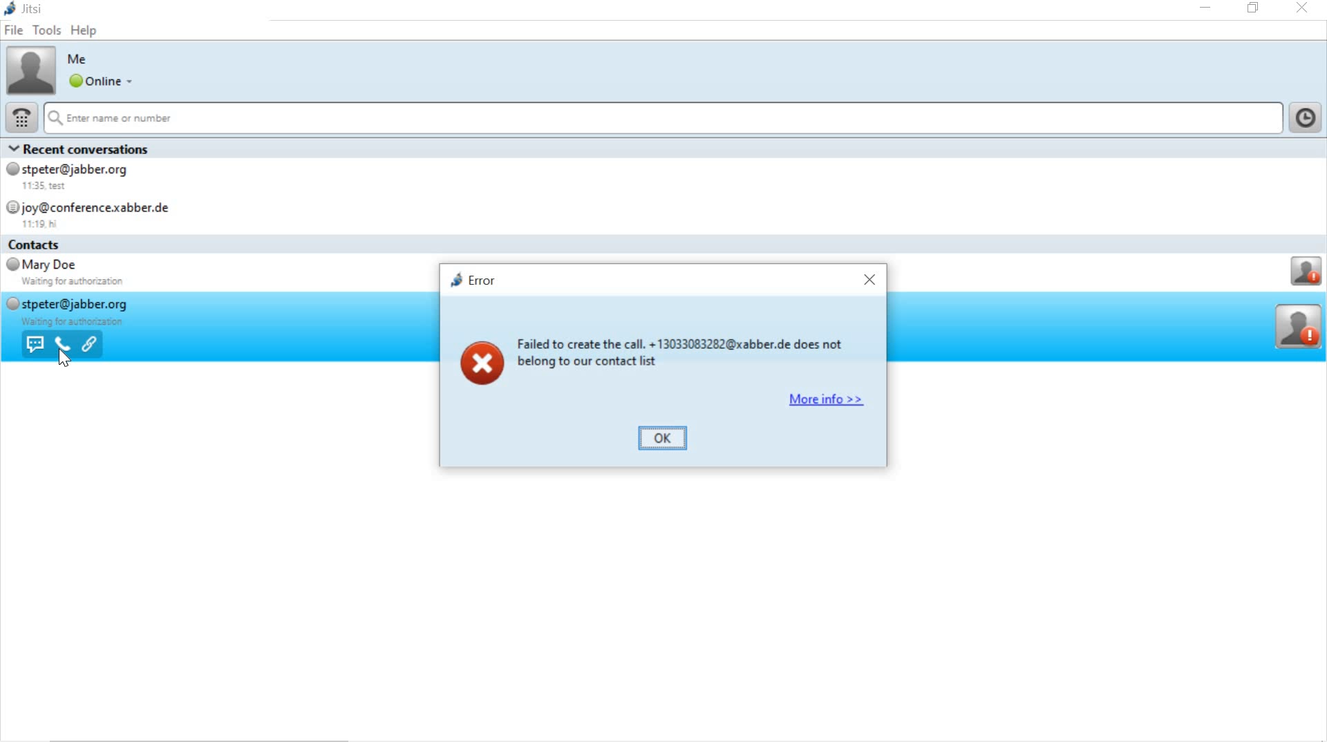 Image resolution: width=1327 pixels, height=742 pixels. Describe the element at coordinates (47, 30) in the screenshot. I see `tools` at that location.